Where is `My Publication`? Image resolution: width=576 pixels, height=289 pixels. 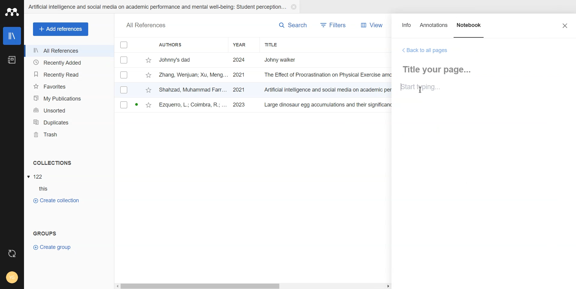 My Publication is located at coordinates (69, 98).